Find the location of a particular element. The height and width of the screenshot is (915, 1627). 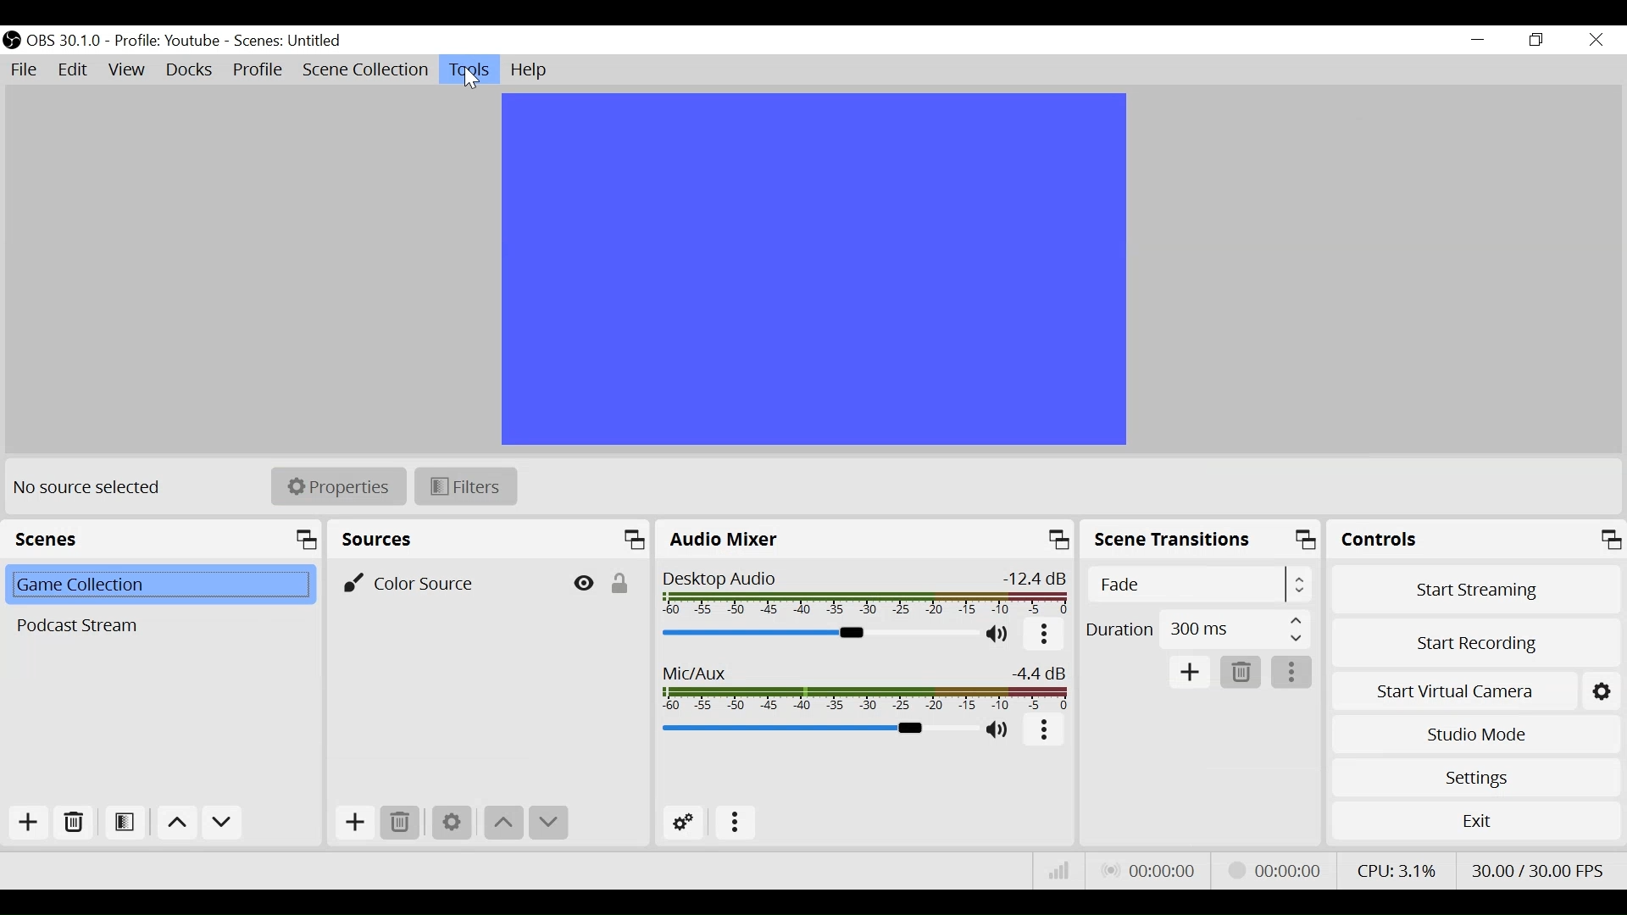

Add is located at coordinates (1191, 673).